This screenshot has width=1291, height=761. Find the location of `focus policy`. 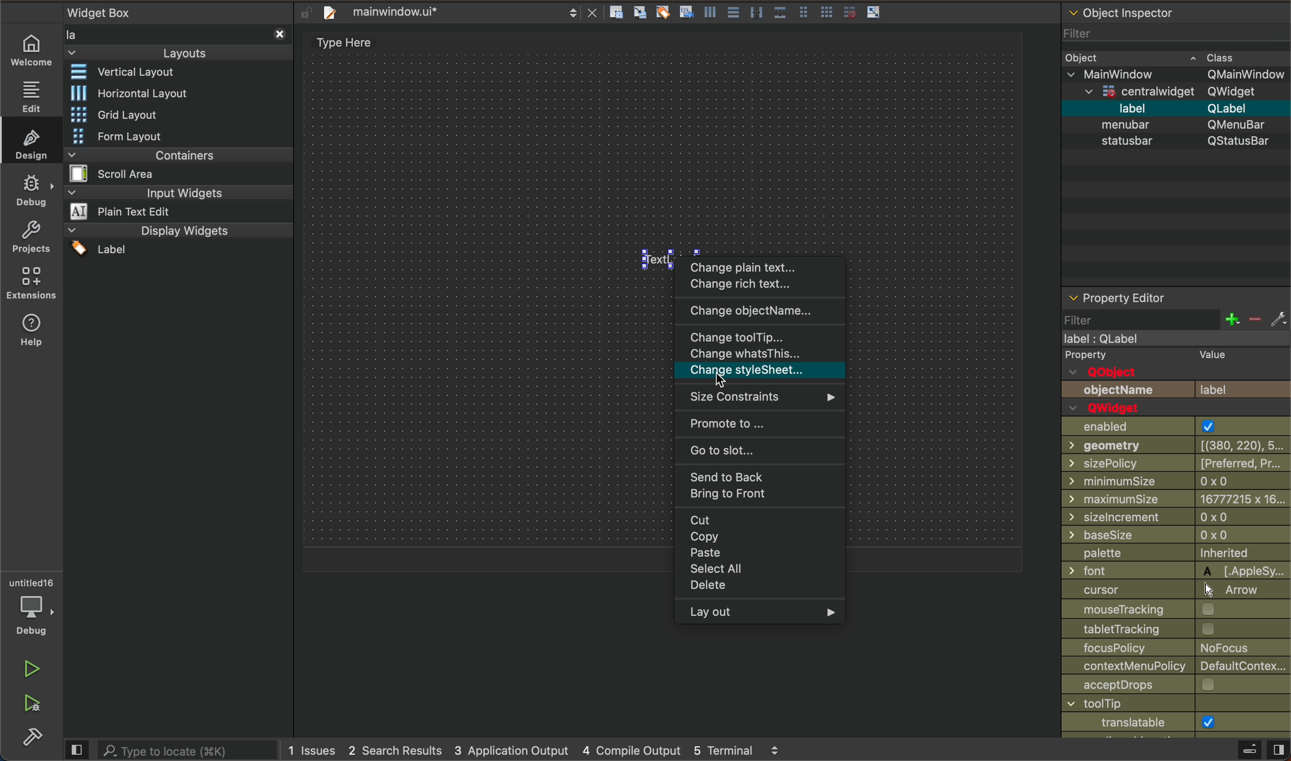

focus policy is located at coordinates (1177, 649).